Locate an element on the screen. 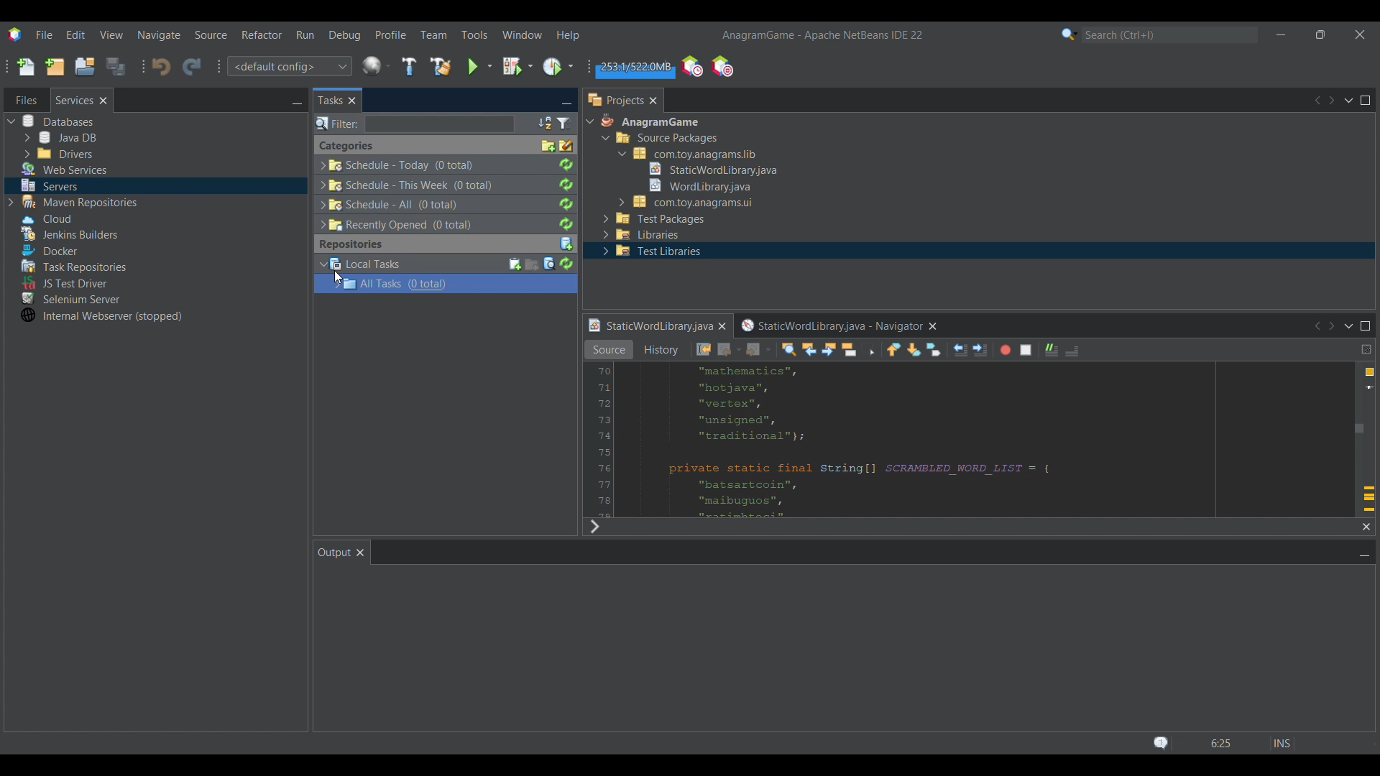   is located at coordinates (68, 235).